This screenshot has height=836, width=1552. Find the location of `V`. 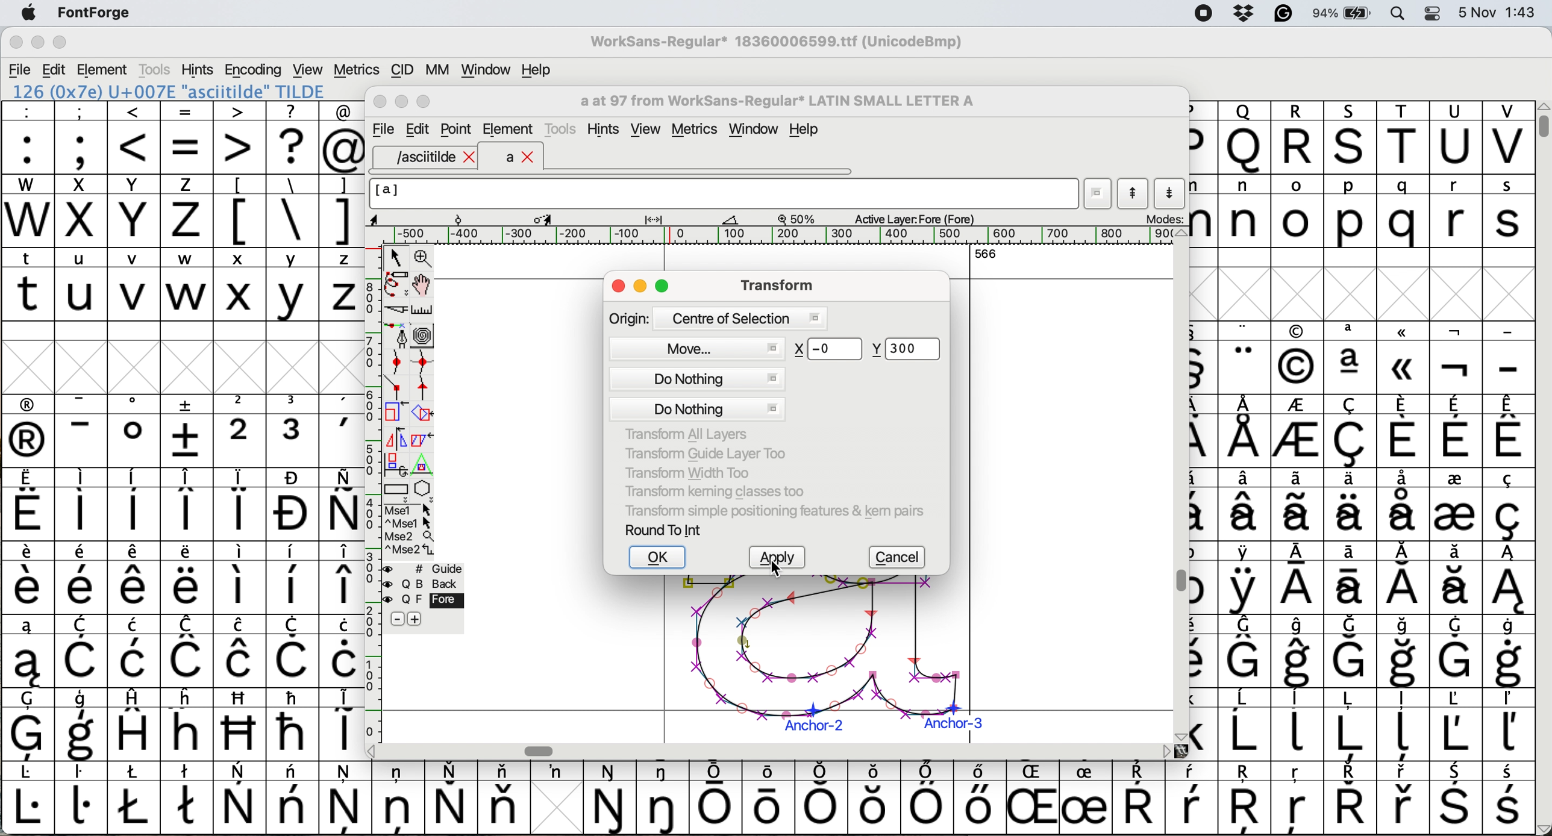

V is located at coordinates (1508, 138).